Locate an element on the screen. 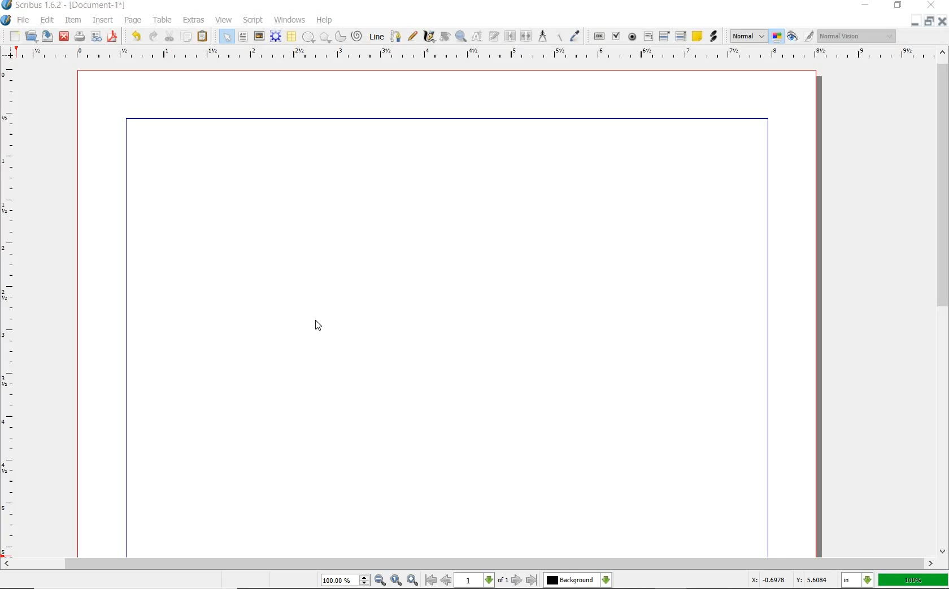  BEZIER CURVE is located at coordinates (396, 36).